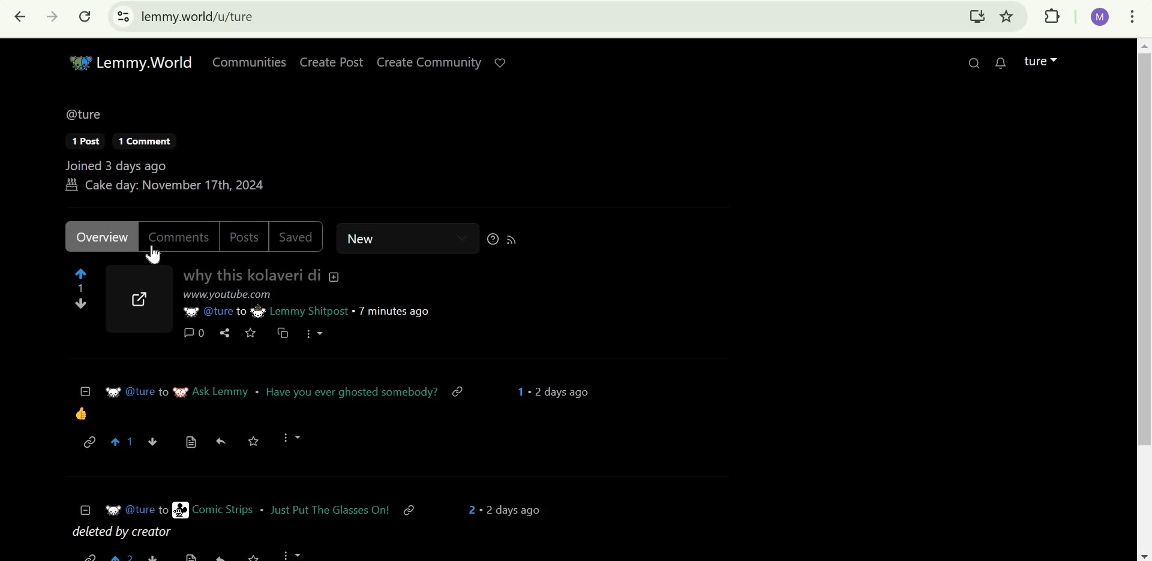 The width and height of the screenshot is (1152, 561). I want to click on community name, so click(294, 312).